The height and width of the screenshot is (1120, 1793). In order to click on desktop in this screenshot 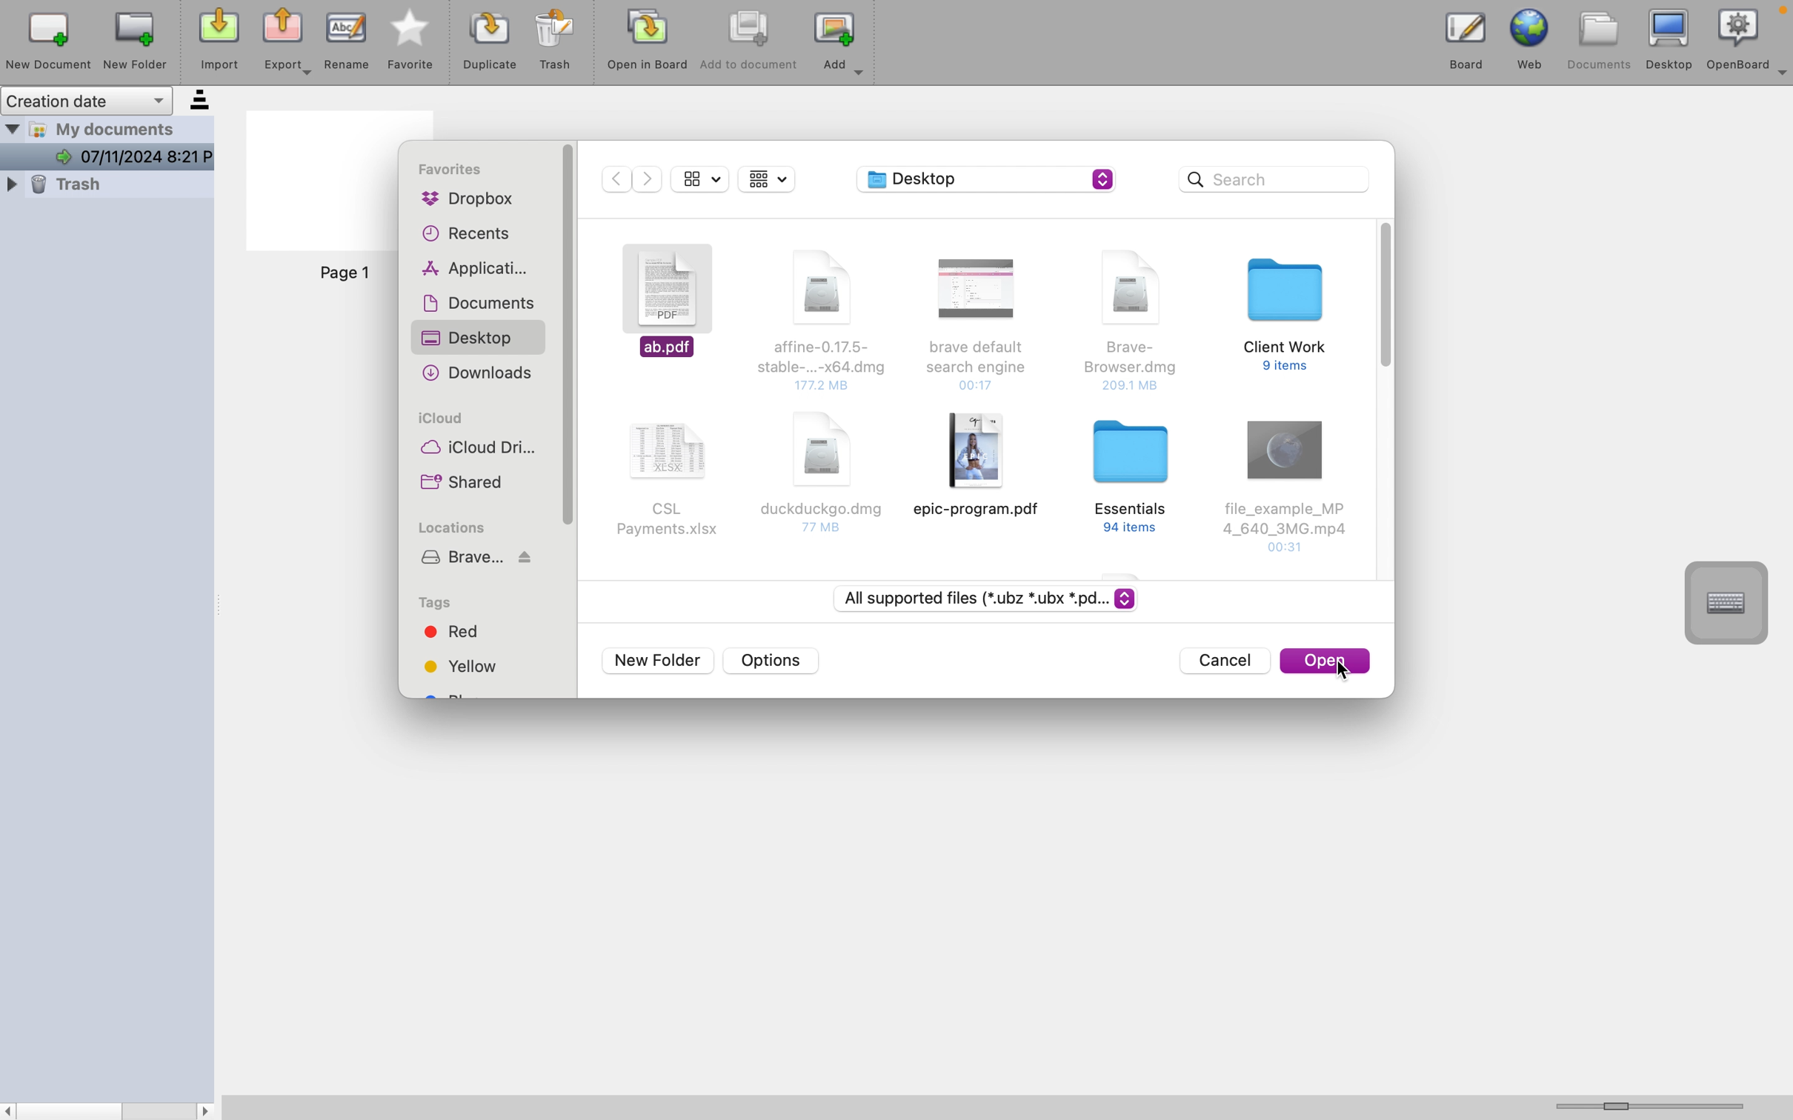, I will do `click(989, 179)`.